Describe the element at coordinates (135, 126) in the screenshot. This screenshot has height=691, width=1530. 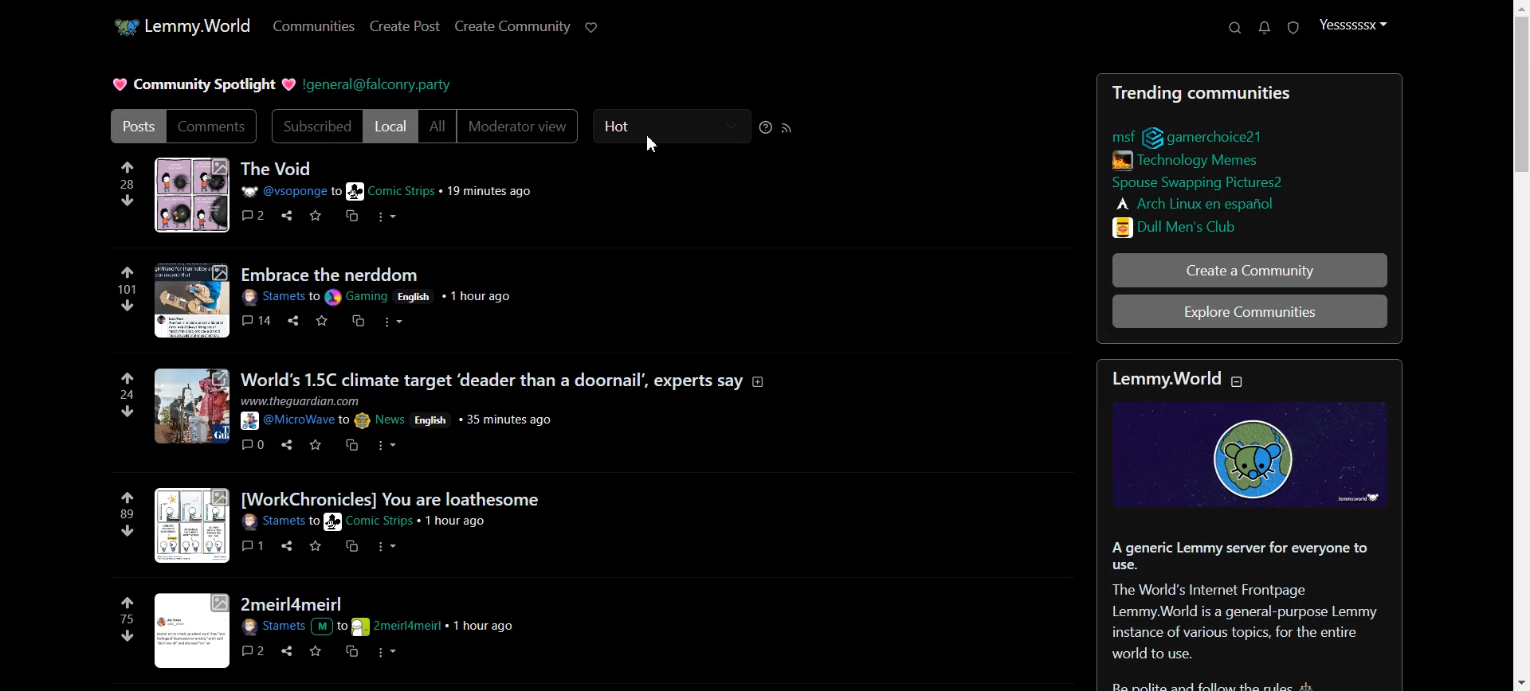
I see `Posts` at that location.